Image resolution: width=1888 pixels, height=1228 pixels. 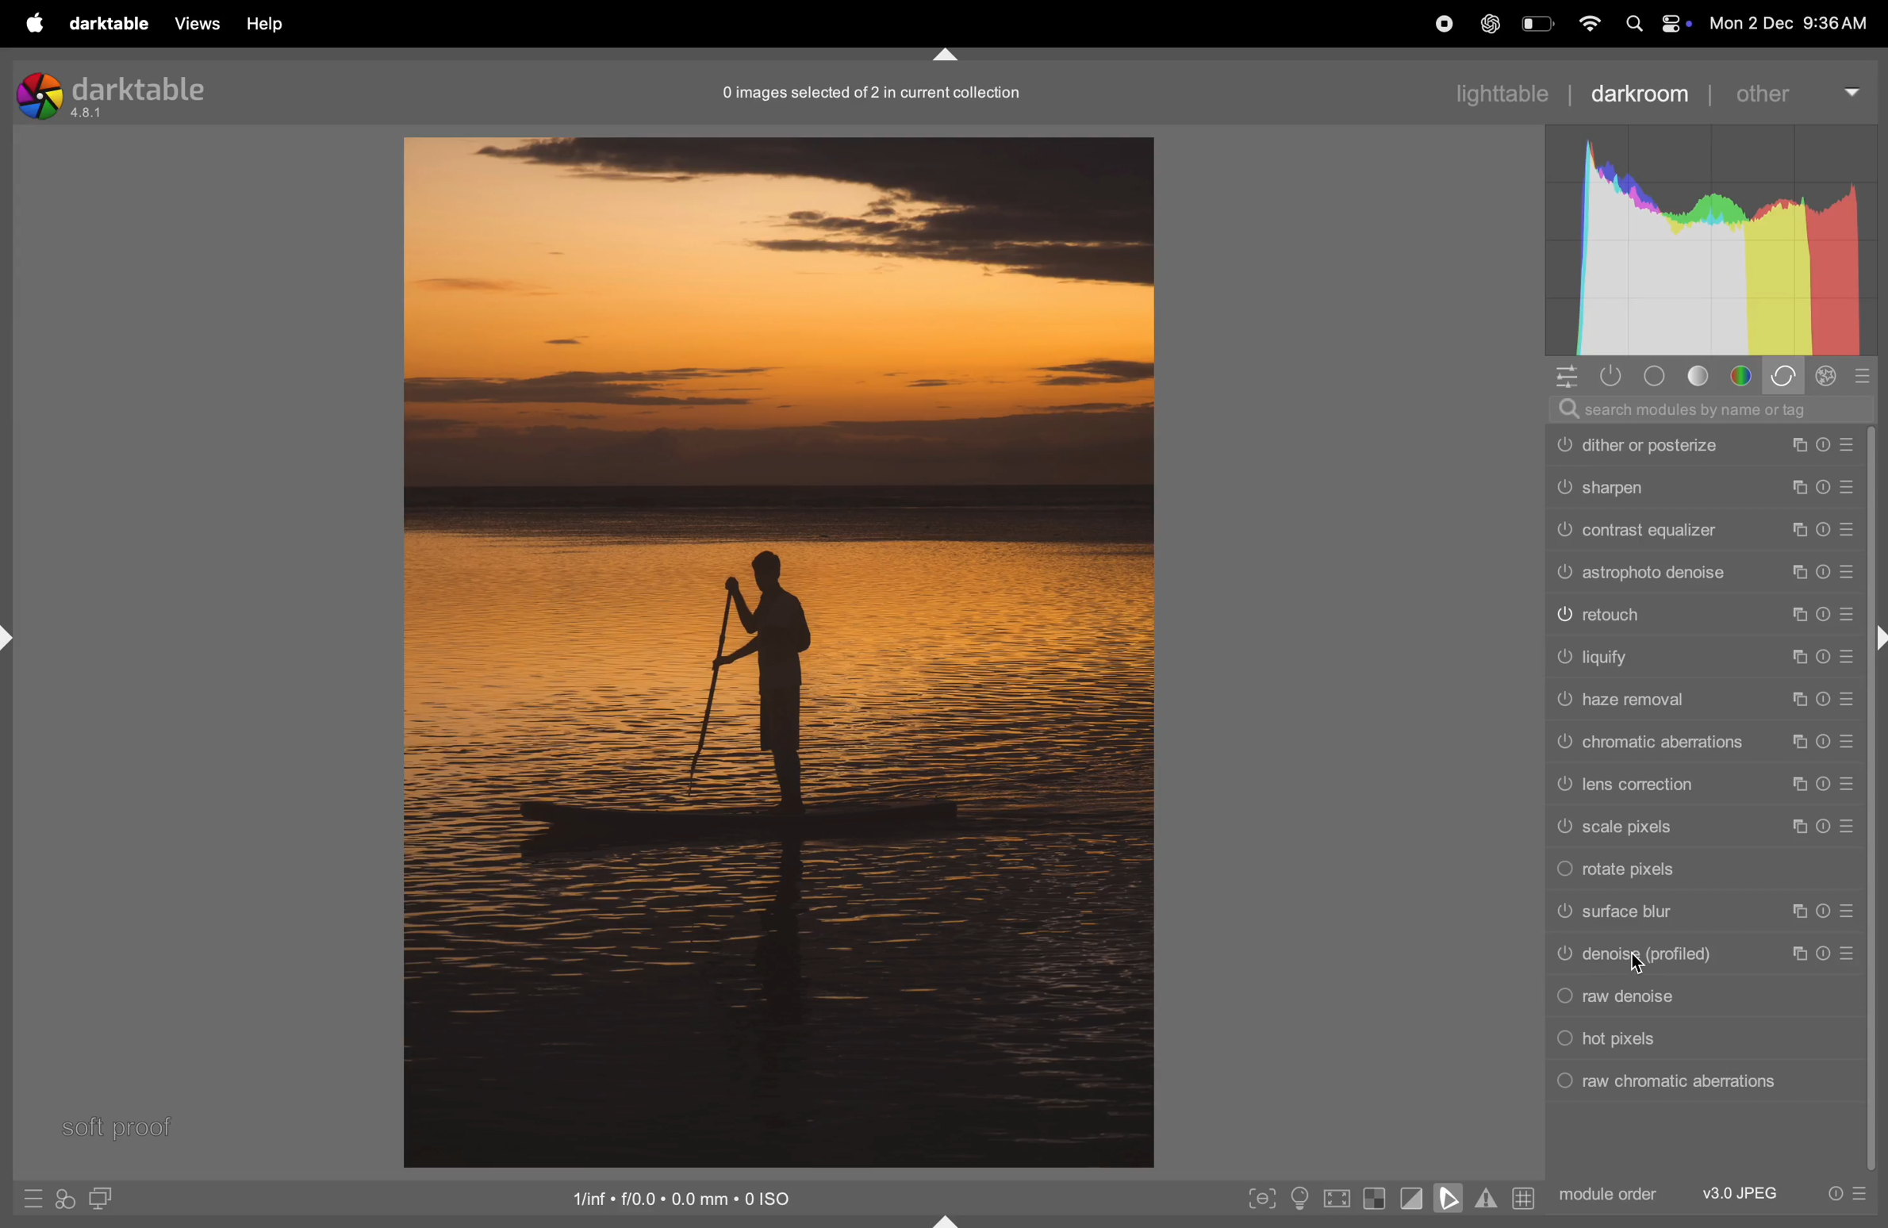 I want to click on chatgpt, so click(x=1488, y=25).